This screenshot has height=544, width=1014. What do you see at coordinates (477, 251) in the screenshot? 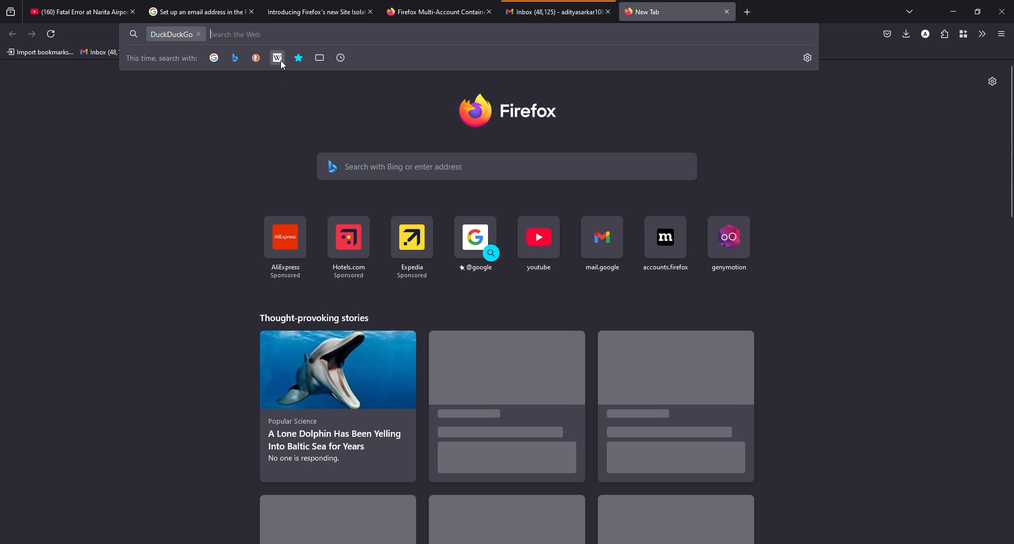
I see `shortcut` at bounding box center [477, 251].